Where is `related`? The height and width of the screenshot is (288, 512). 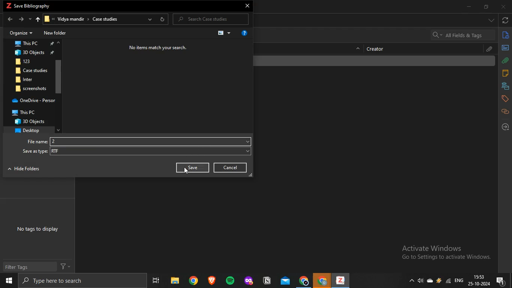
related is located at coordinates (505, 112).